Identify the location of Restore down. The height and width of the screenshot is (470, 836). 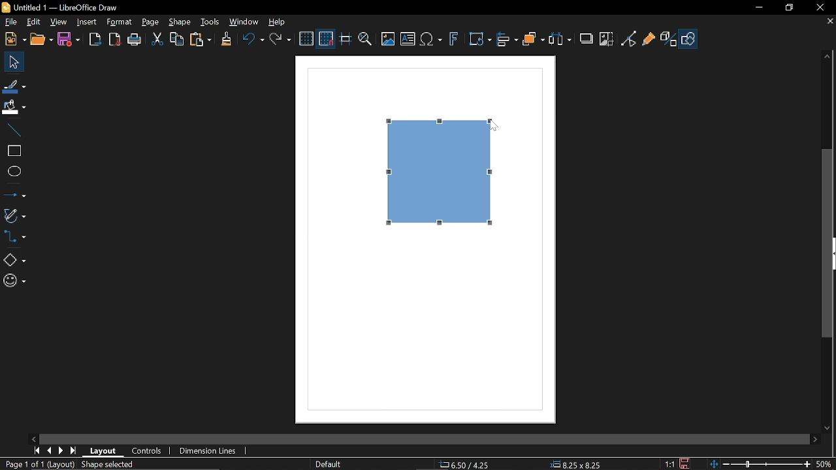
(788, 8).